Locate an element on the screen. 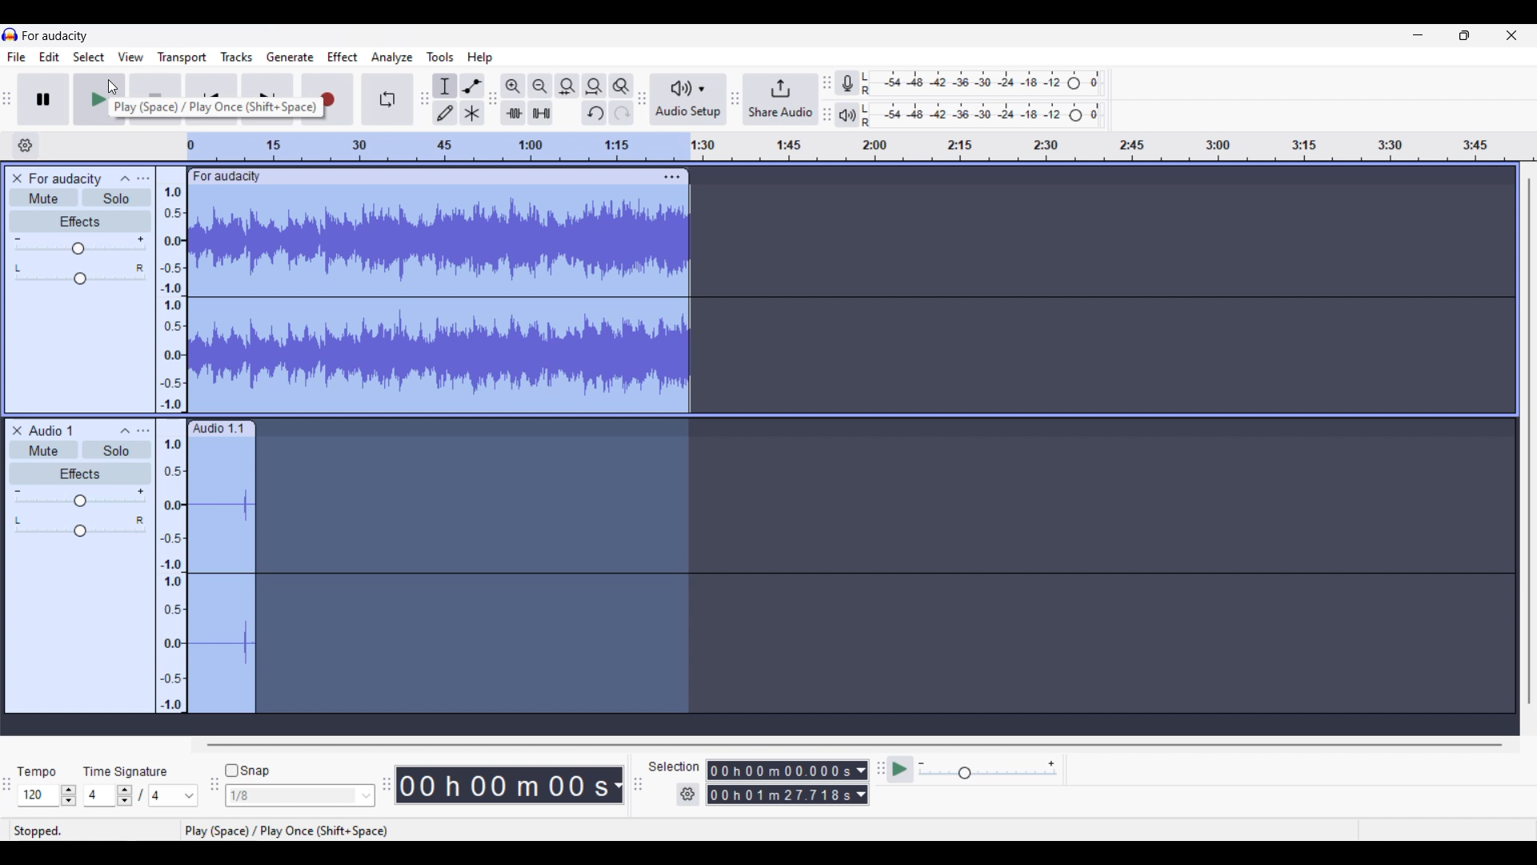 Image resolution: width=1537 pixels, height=865 pixels. audio 1.1 is located at coordinates (221, 428).